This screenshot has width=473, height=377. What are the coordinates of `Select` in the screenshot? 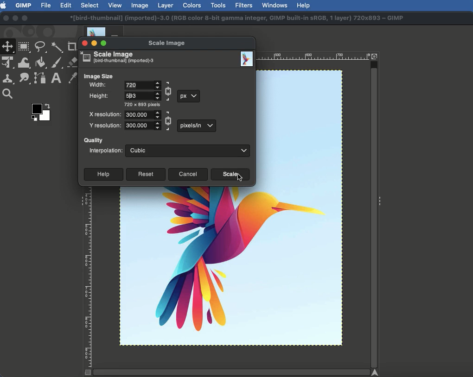 It's located at (89, 5).